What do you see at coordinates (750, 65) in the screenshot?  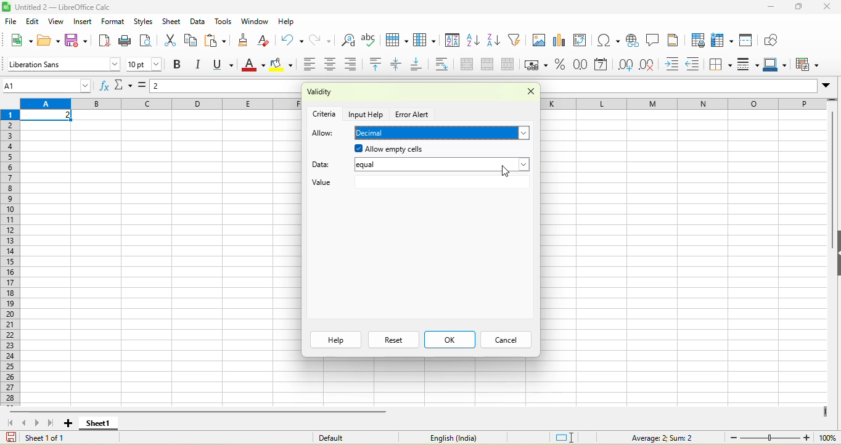 I see `border style` at bounding box center [750, 65].